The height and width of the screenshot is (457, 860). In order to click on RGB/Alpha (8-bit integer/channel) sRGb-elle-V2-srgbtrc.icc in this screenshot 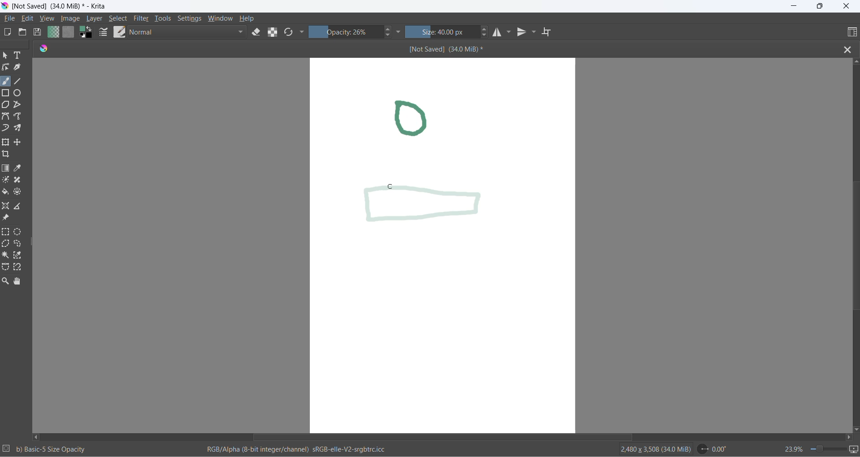, I will do `click(298, 450)`.